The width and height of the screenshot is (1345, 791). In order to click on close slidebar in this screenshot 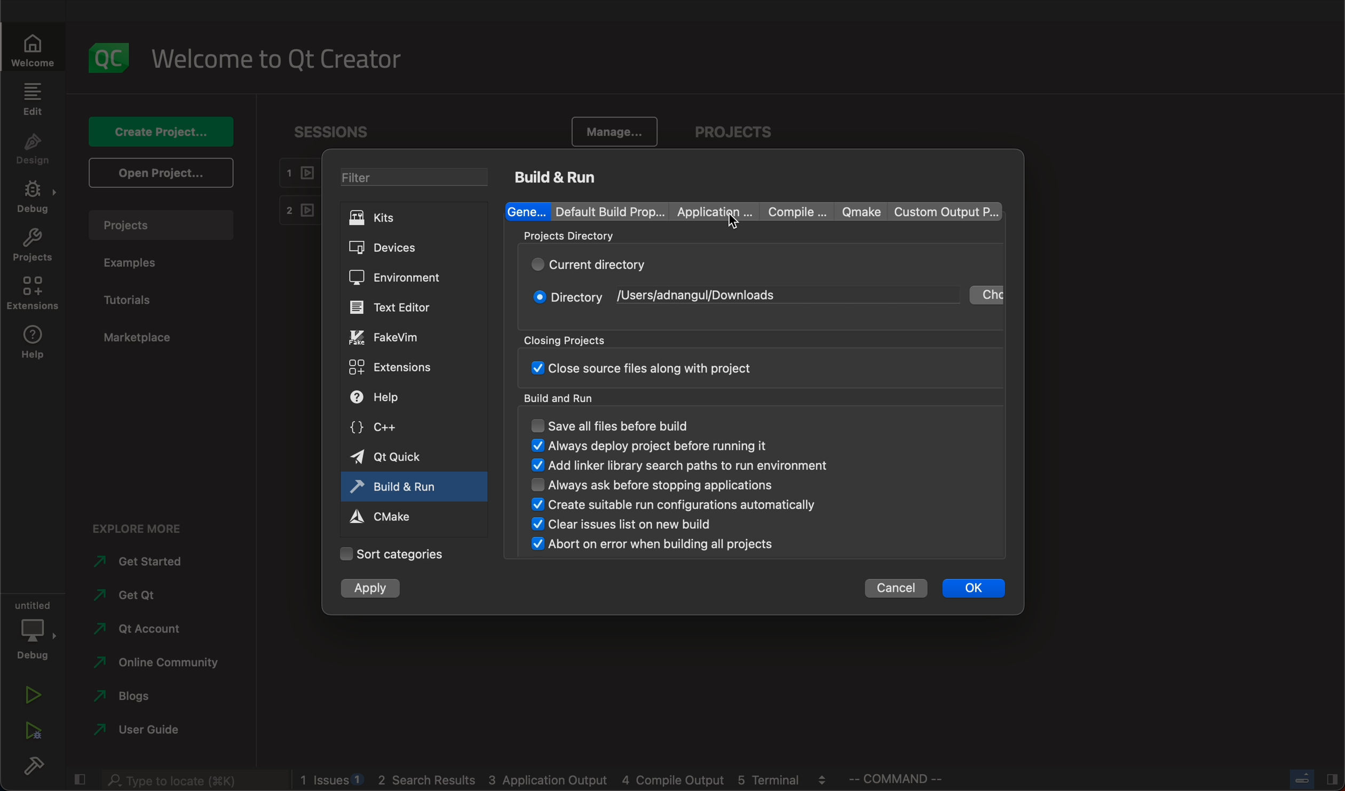, I will do `click(80, 779)`.